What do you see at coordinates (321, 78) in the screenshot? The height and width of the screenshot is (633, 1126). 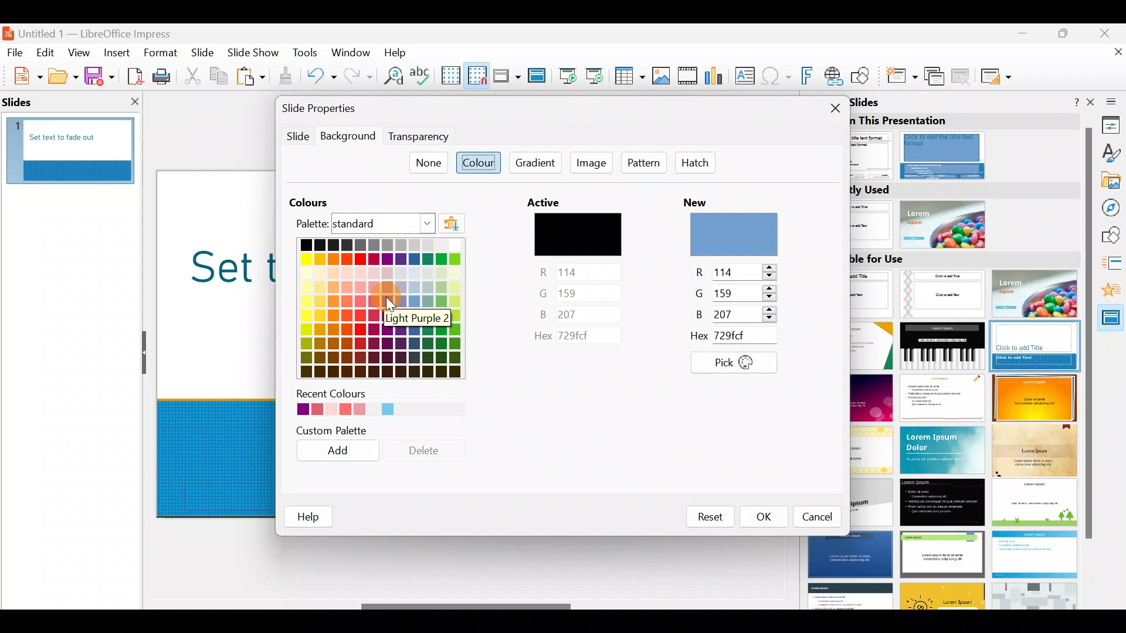 I see `Undo` at bounding box center [321, 78].